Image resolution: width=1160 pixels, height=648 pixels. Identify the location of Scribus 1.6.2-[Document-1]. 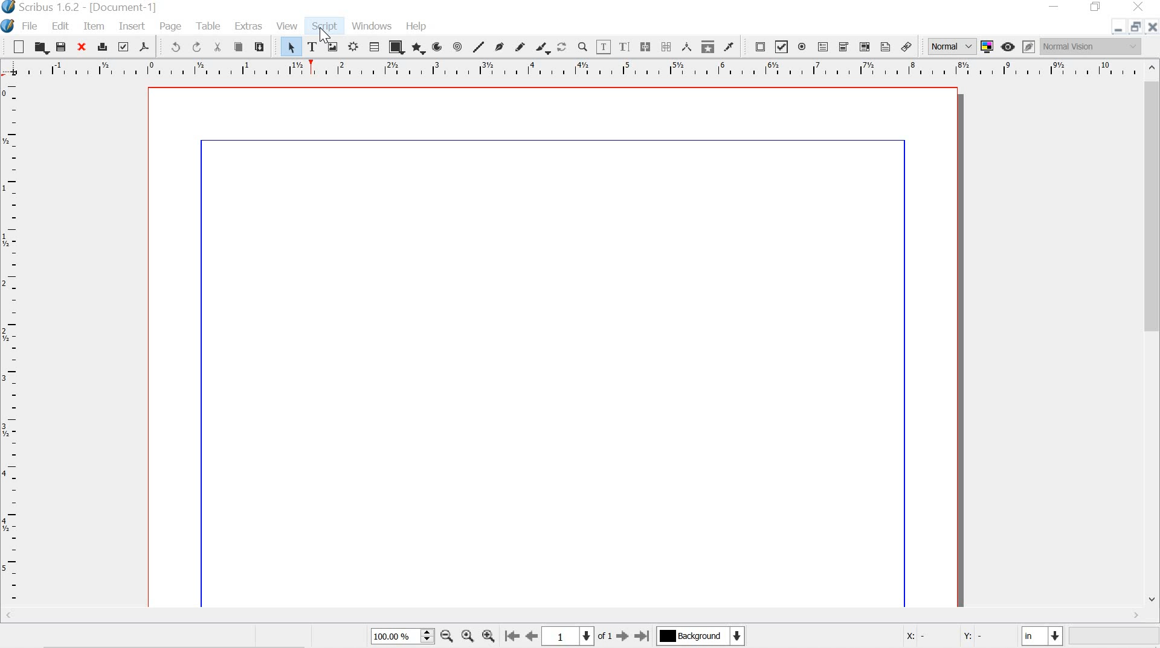
(98, 7).